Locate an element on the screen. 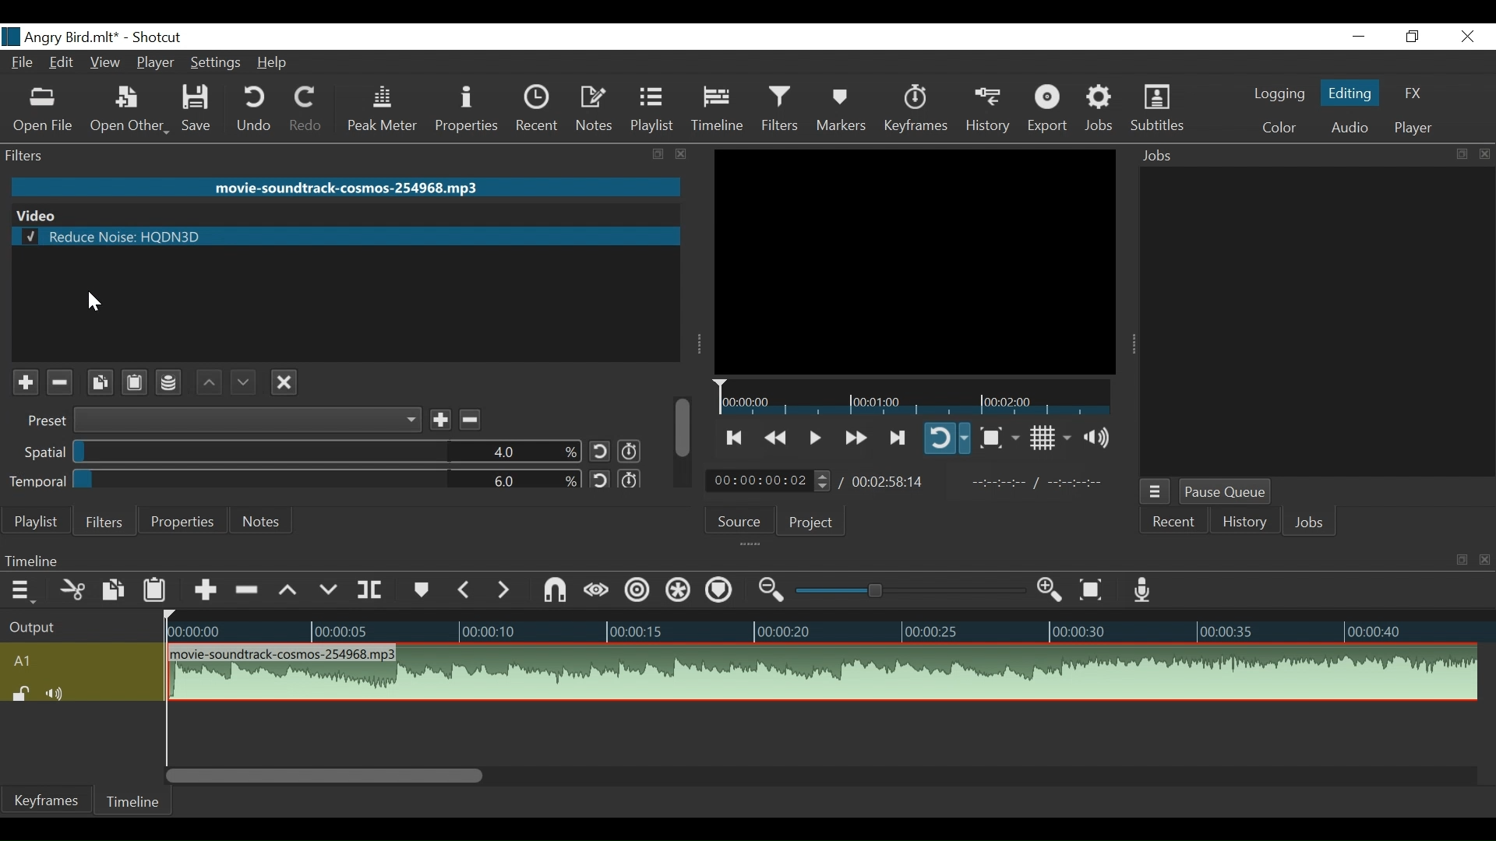 The image size is (1496, 841). Temporal is located at coordinates (35, 481).